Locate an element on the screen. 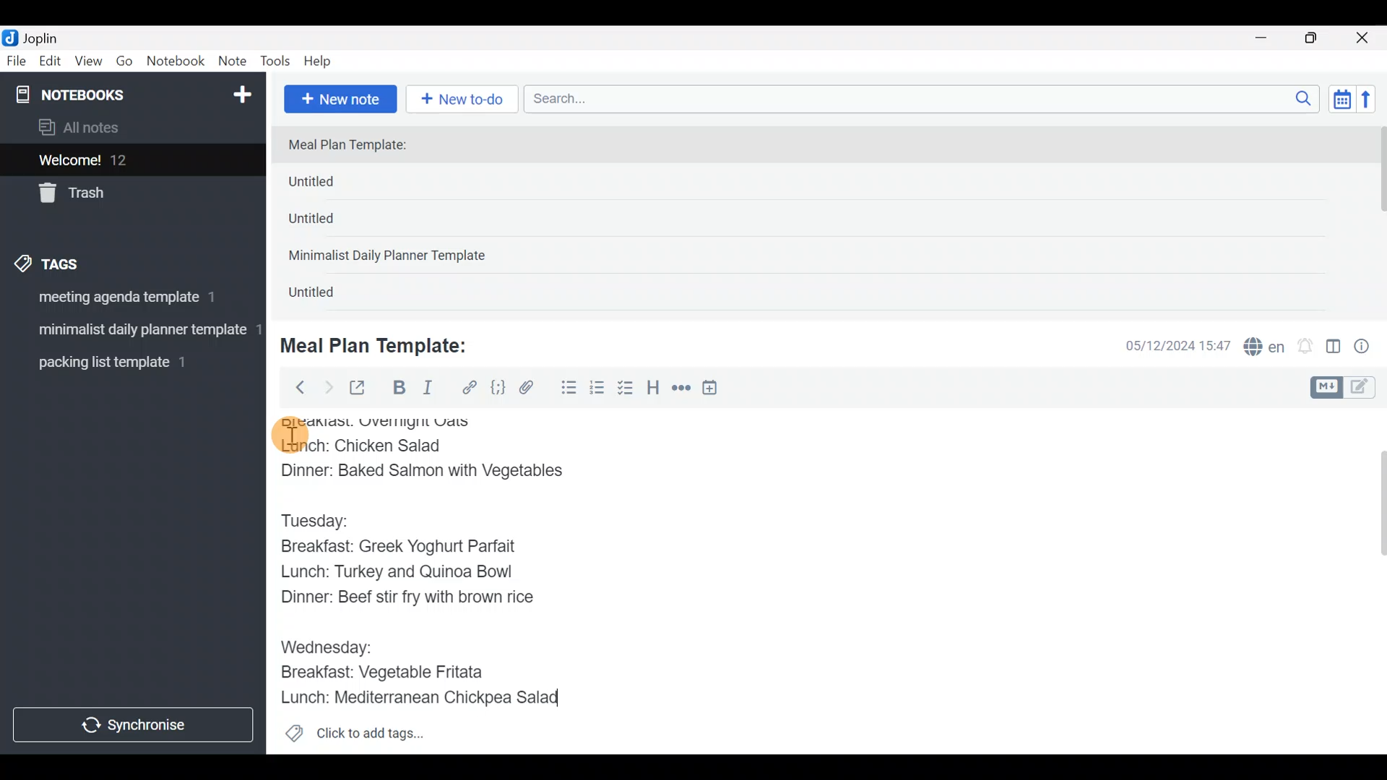 The height and width of the screenshot is (780, 1387). Help is located at coordinates (323, 58).